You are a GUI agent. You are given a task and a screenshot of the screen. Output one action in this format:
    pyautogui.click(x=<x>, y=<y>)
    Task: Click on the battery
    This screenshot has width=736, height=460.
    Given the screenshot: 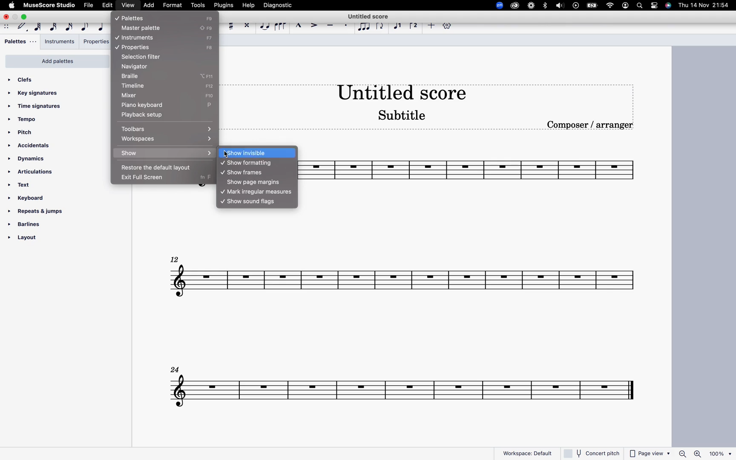 What is the action you would take?
    pyautogui.click(x=594, y=6)
    